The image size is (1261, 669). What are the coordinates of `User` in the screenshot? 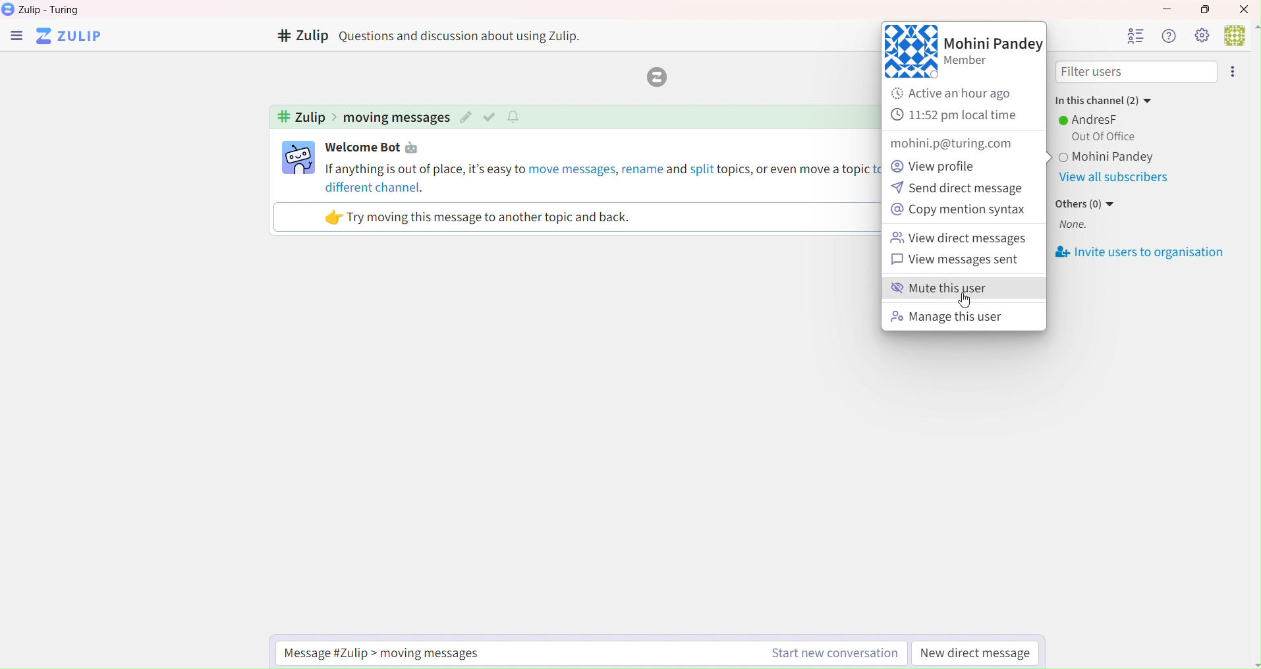 It's located at (1241, 34).